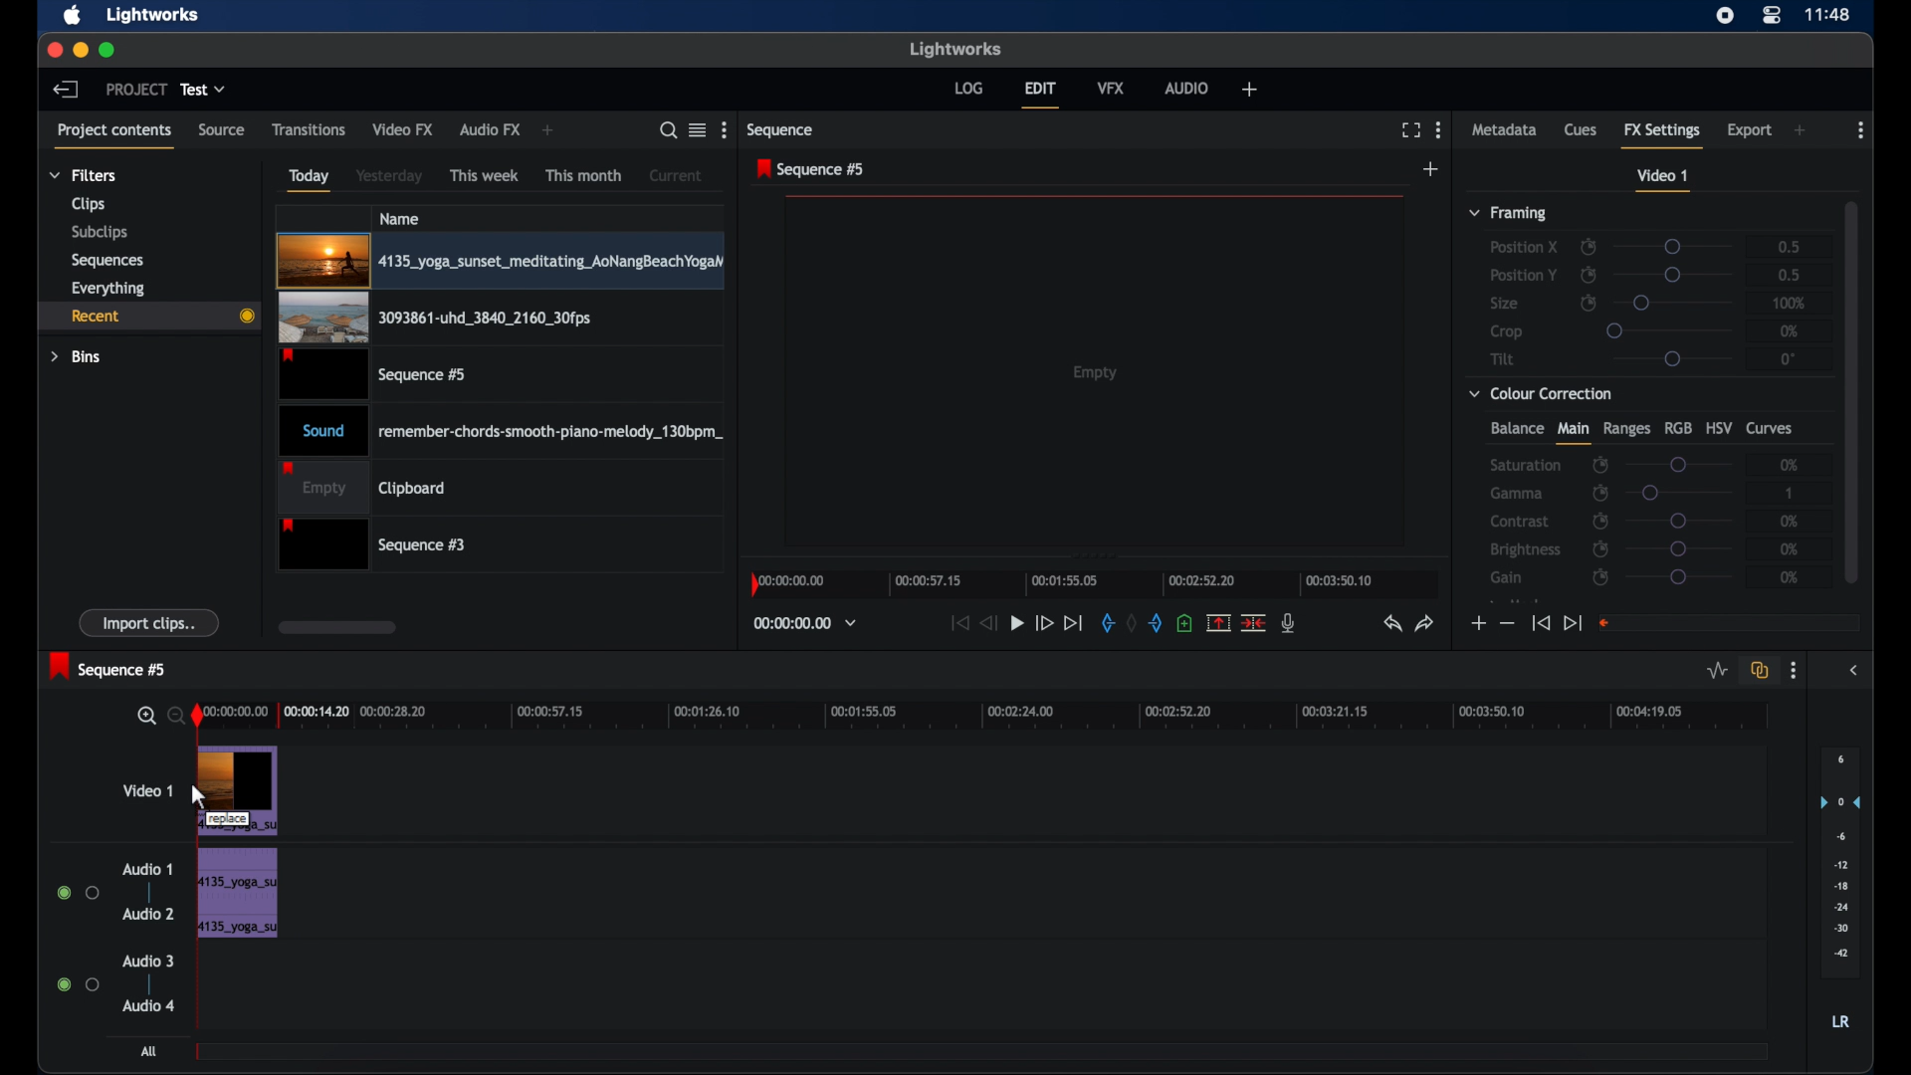 Image resolution: width=1911 pixels, height=1075 pixels. Describe the element at coordinates (1107, 622) in the screenshot. I see `in mark` at that location.